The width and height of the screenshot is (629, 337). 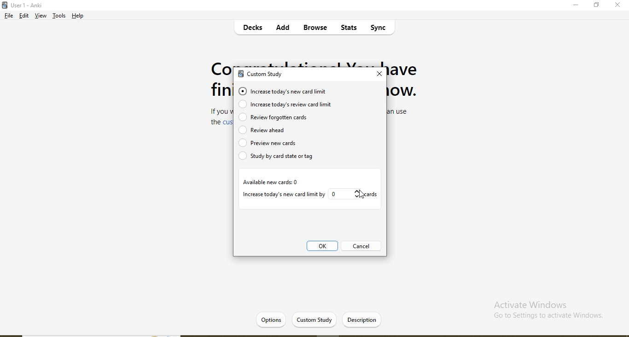 What do you see at coordinates (24, 17) in the screenshot?
I see `edit` at bounding box center [24, 17].